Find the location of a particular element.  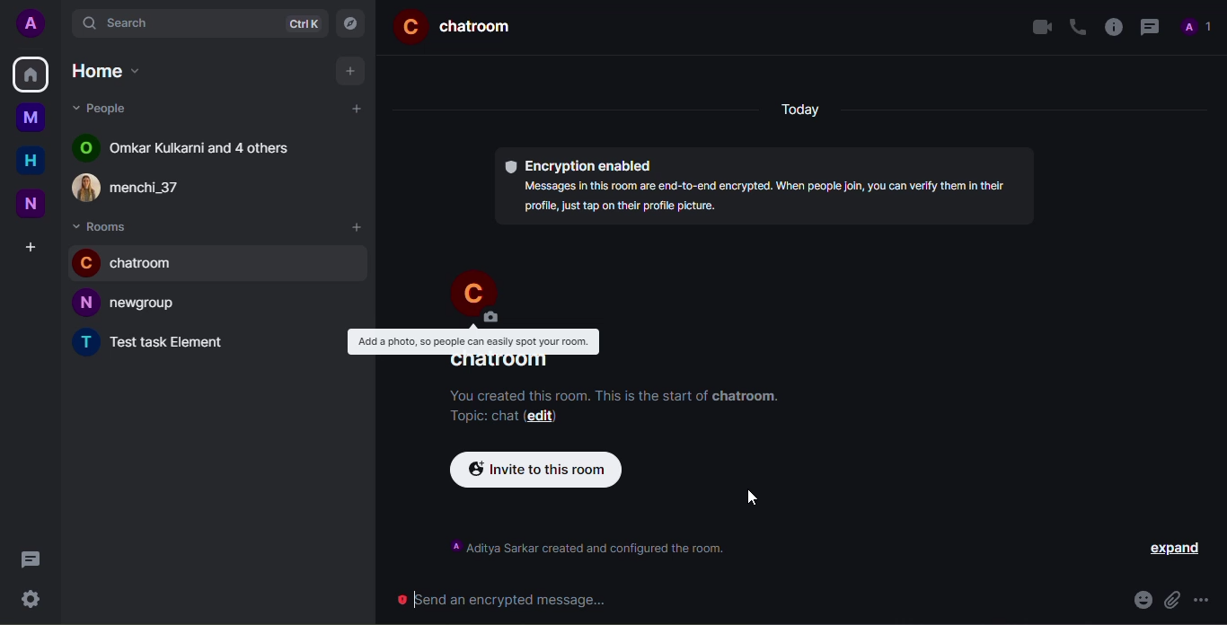

quick settings is located at coordinates (31, 600).